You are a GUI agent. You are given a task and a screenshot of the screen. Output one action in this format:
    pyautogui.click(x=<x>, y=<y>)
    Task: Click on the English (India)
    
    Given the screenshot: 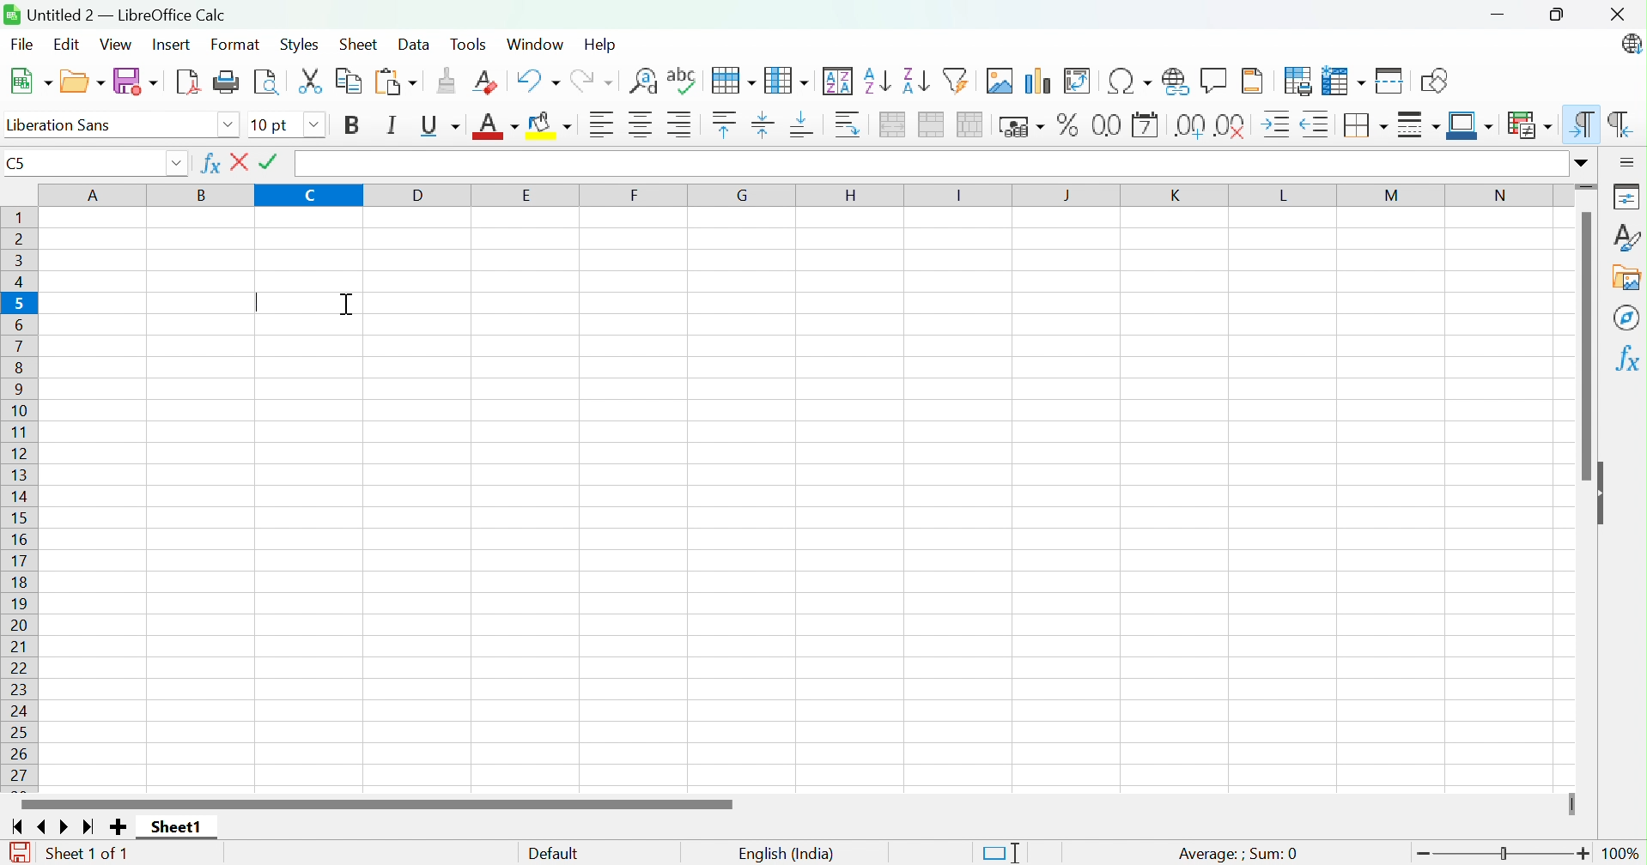 What is the action you would take?
    pyautogui.click(x=787, y=855)
    